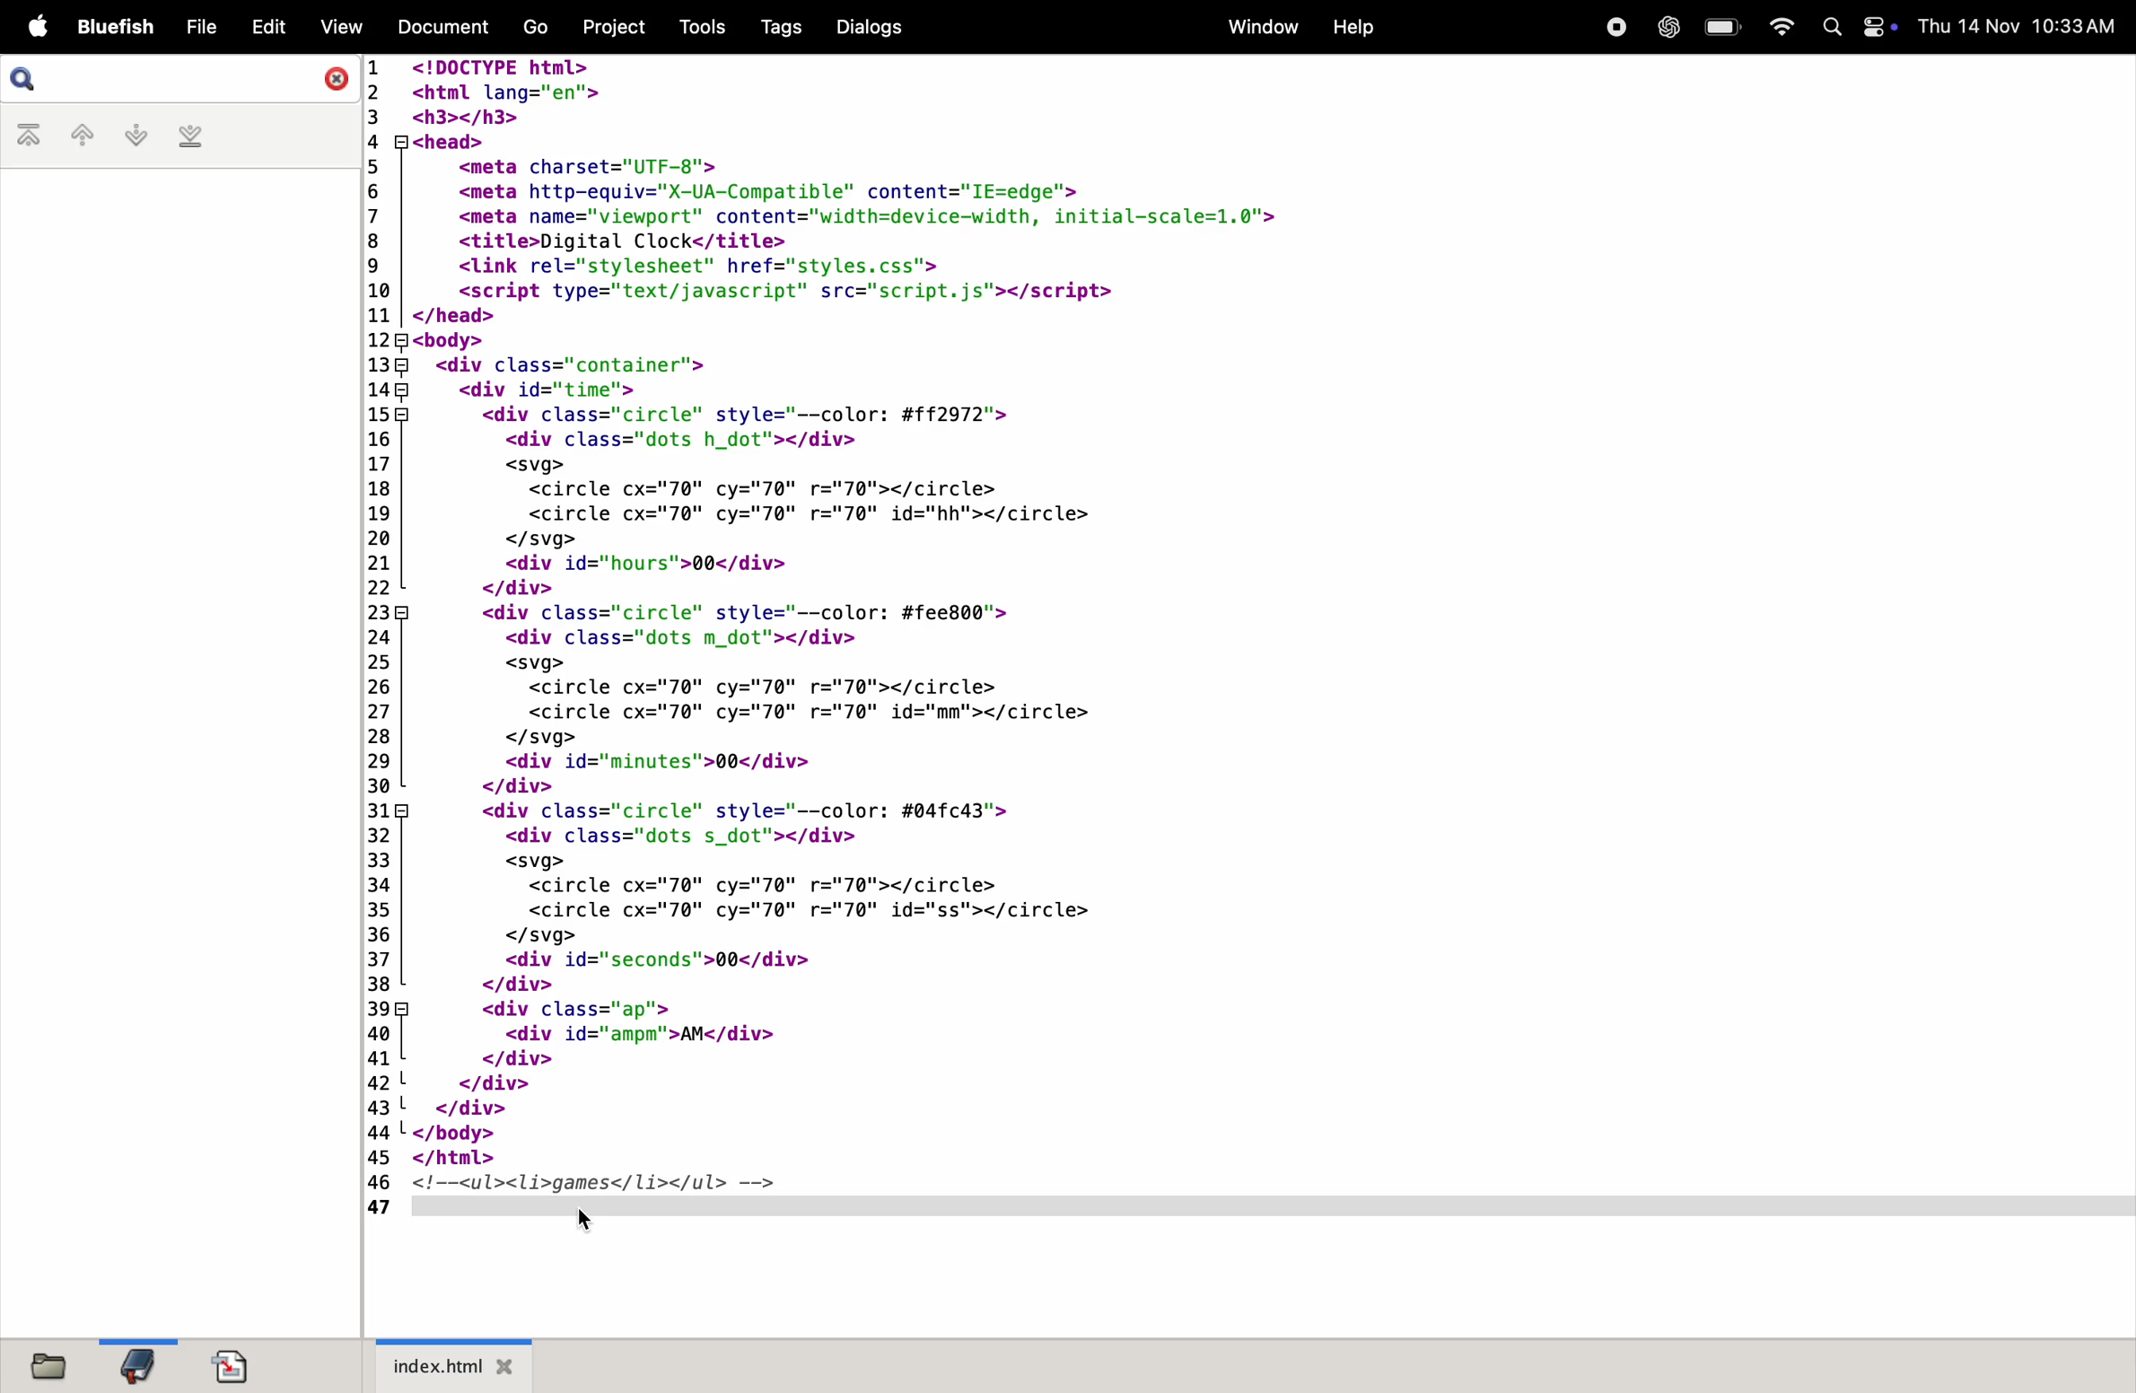 This screenshot has width=2136, height=1393. What do you see at coordinates (34, 25) in the screenshot?
I see `Apple menu` at bounding box center [34, 25].